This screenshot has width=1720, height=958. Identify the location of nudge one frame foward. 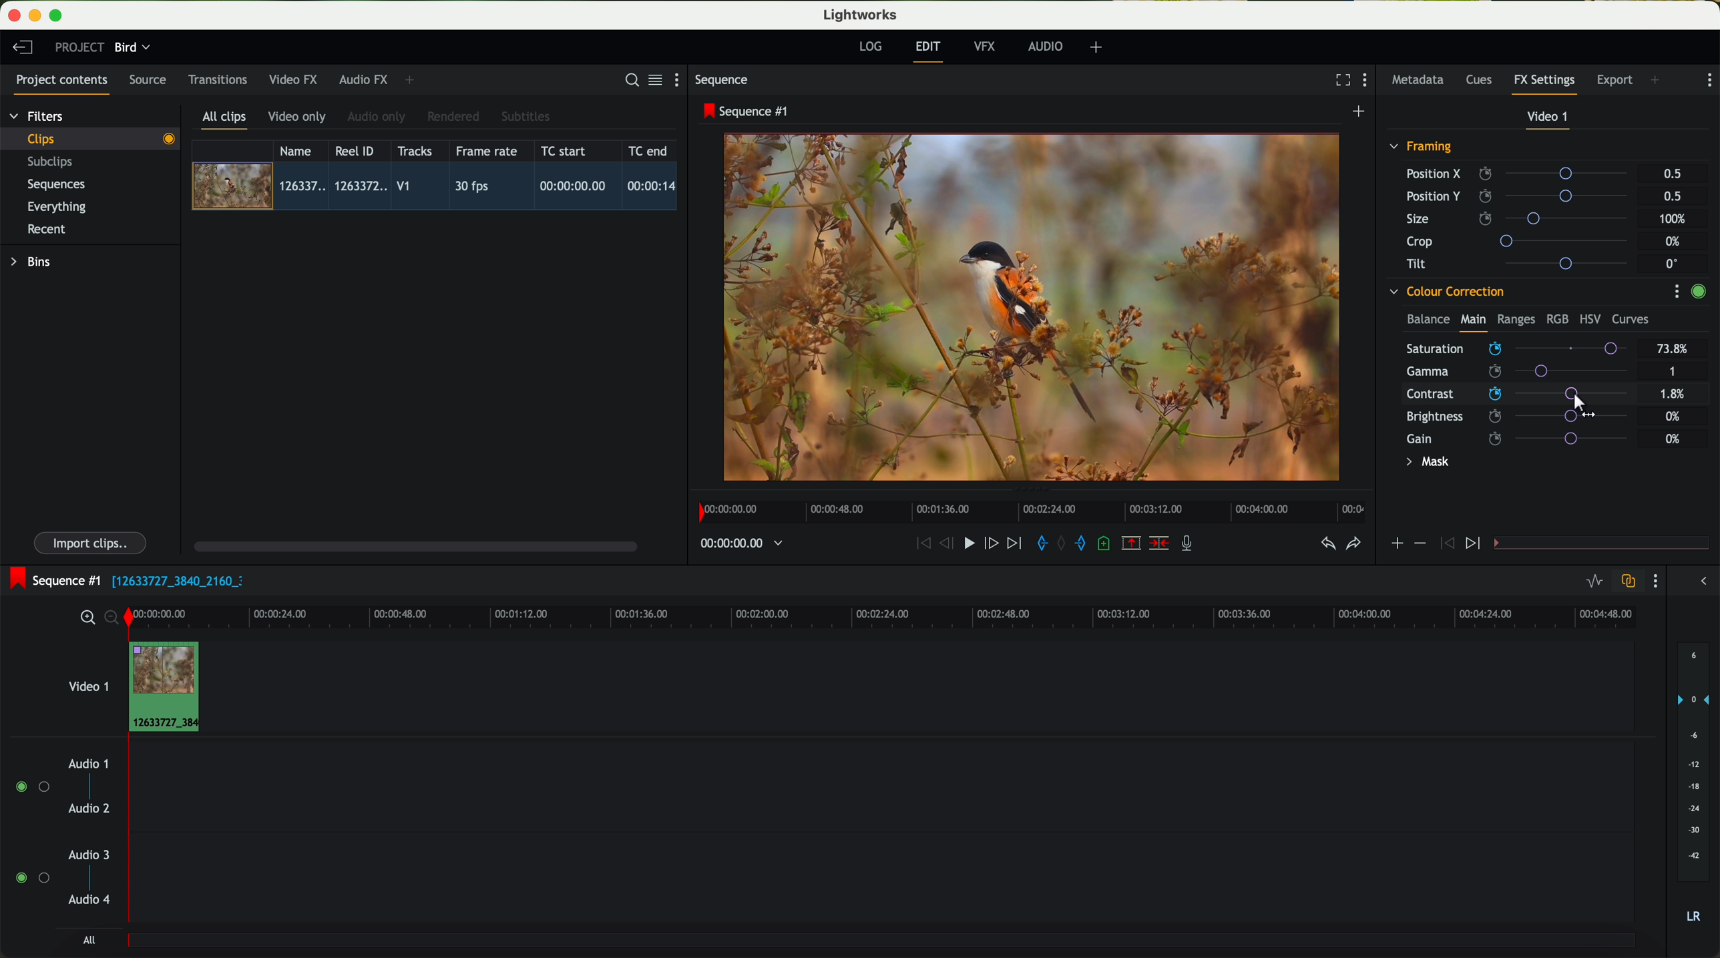
(993, 544).